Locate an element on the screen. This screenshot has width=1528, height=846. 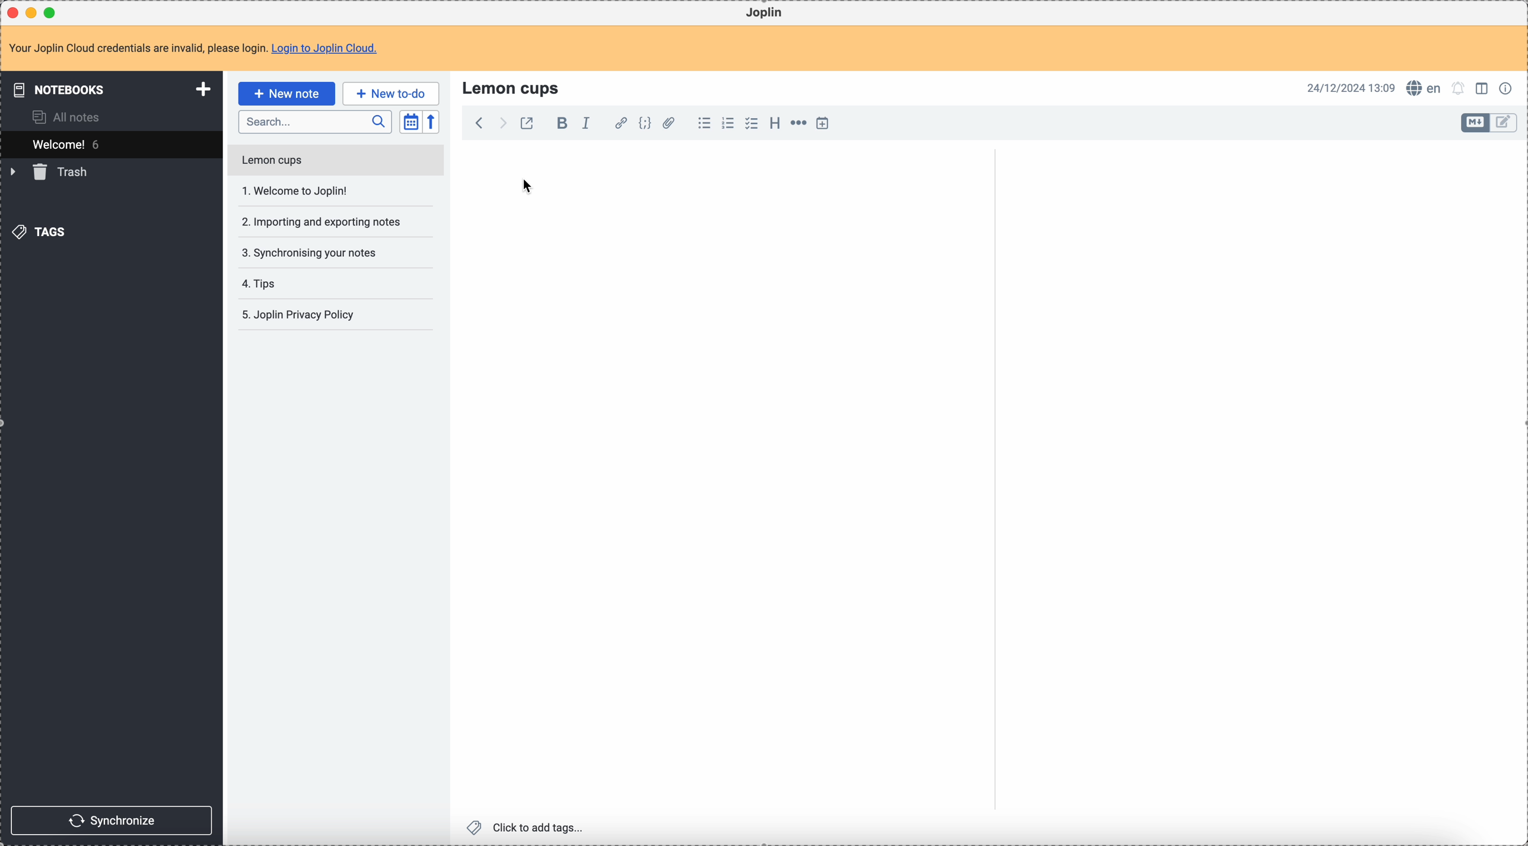
numbered list is located at coordinates (729, 123).